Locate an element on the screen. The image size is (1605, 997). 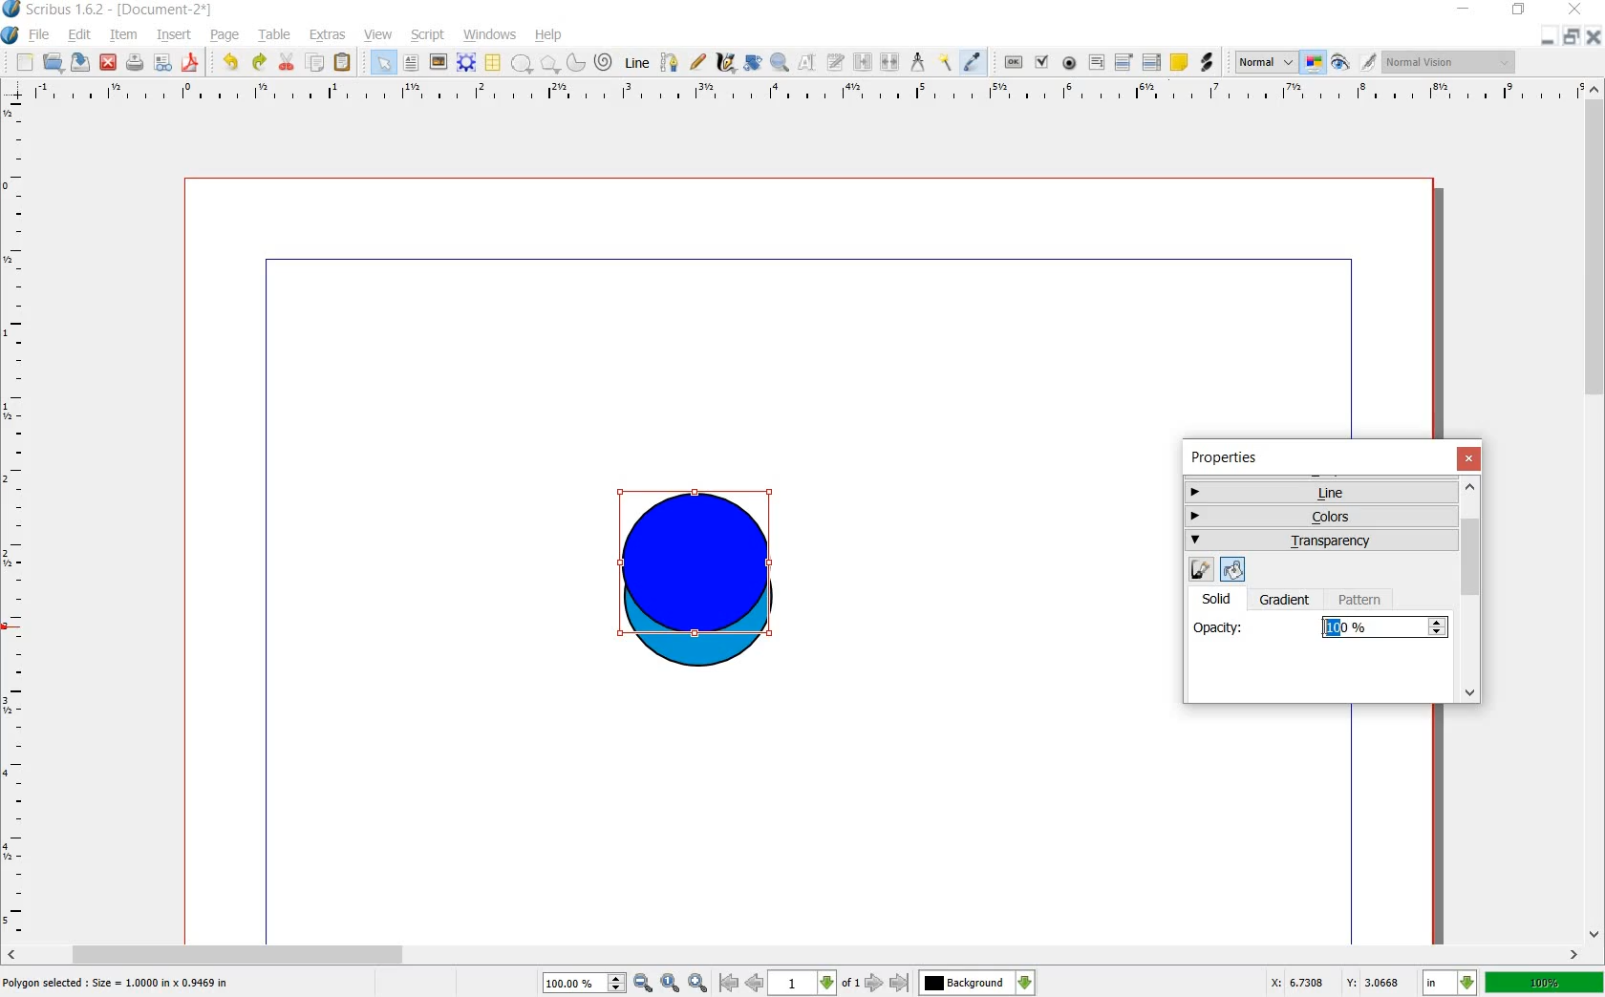
edit text with story editor is located at coordinates (836, 64).